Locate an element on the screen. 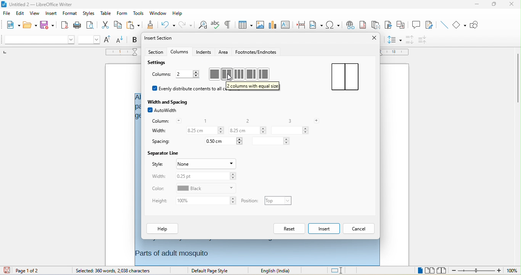  chart is located at coordinates (273, 24).